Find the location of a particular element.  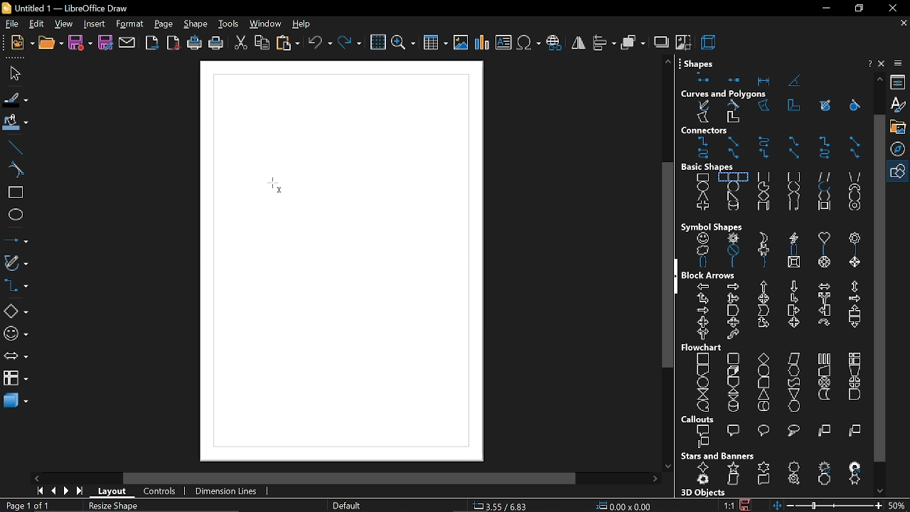

close is located at coordinates (883, 63).